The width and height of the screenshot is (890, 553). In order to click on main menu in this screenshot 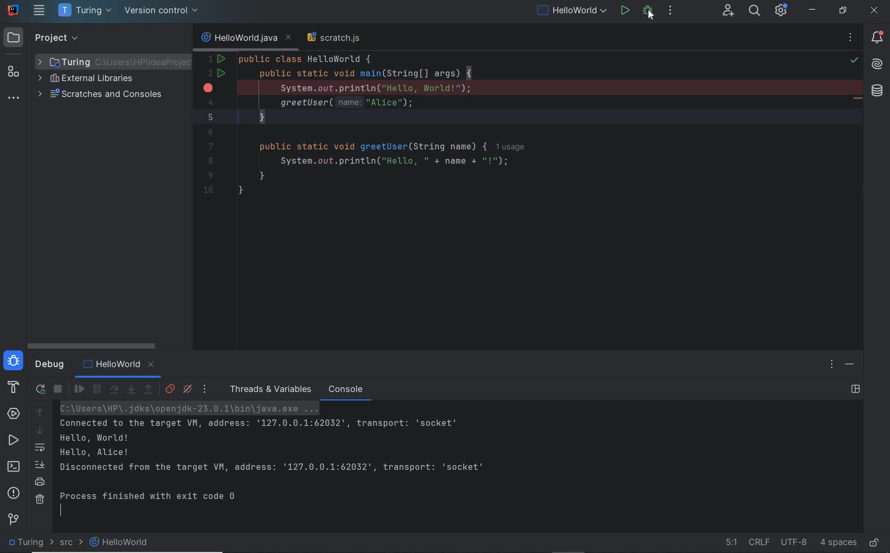, I will do `click(40, 12)`.